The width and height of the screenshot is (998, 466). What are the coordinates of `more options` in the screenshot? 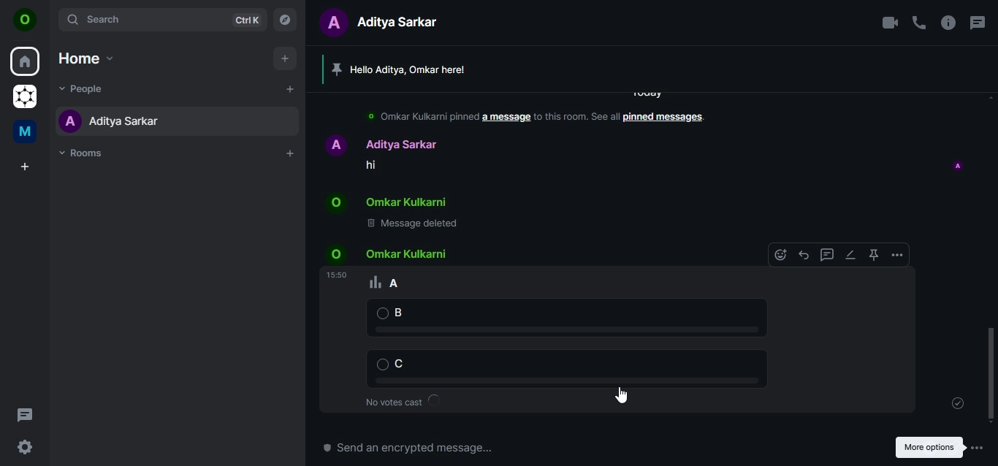 It's located at (982, 448).